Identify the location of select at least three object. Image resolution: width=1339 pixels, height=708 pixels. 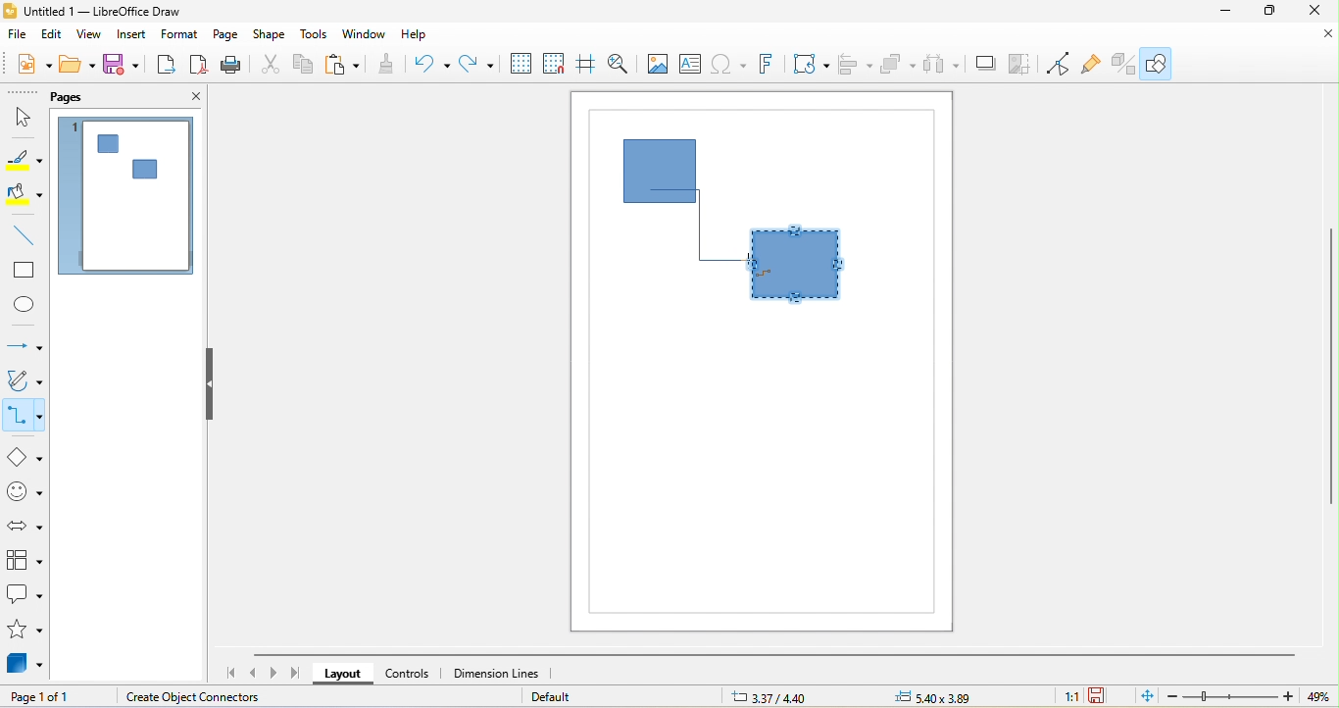
(943, 66).